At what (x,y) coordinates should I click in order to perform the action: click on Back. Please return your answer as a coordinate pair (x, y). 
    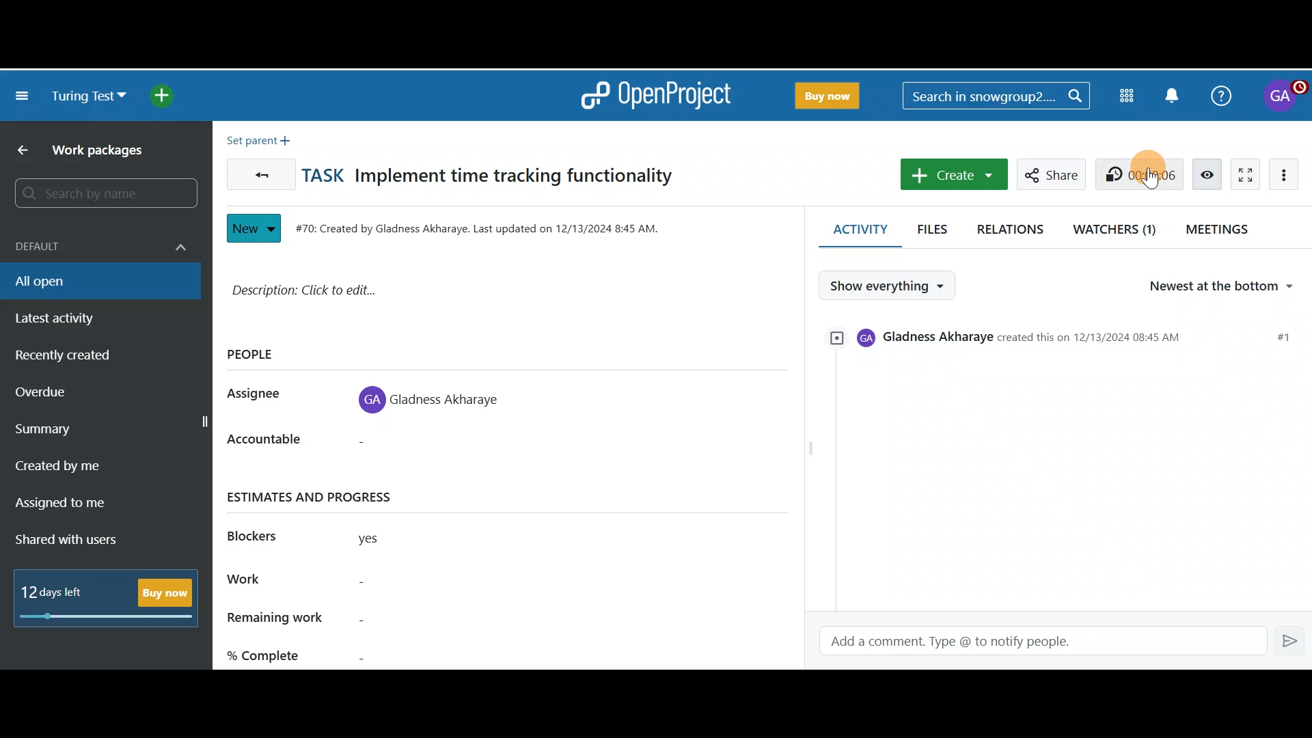
    Looking at the image, I should click on (258, 171).